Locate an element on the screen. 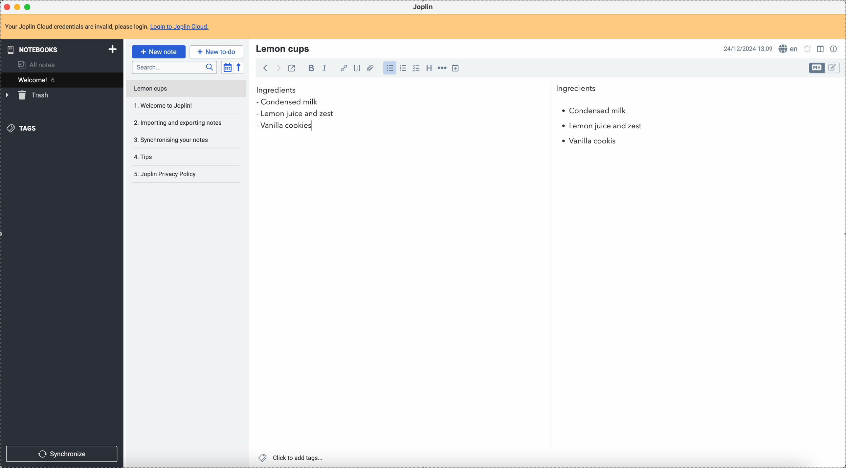 The height and width of the screenshot is (468, 846). toggle external editing is located at coordinates (291, 69).